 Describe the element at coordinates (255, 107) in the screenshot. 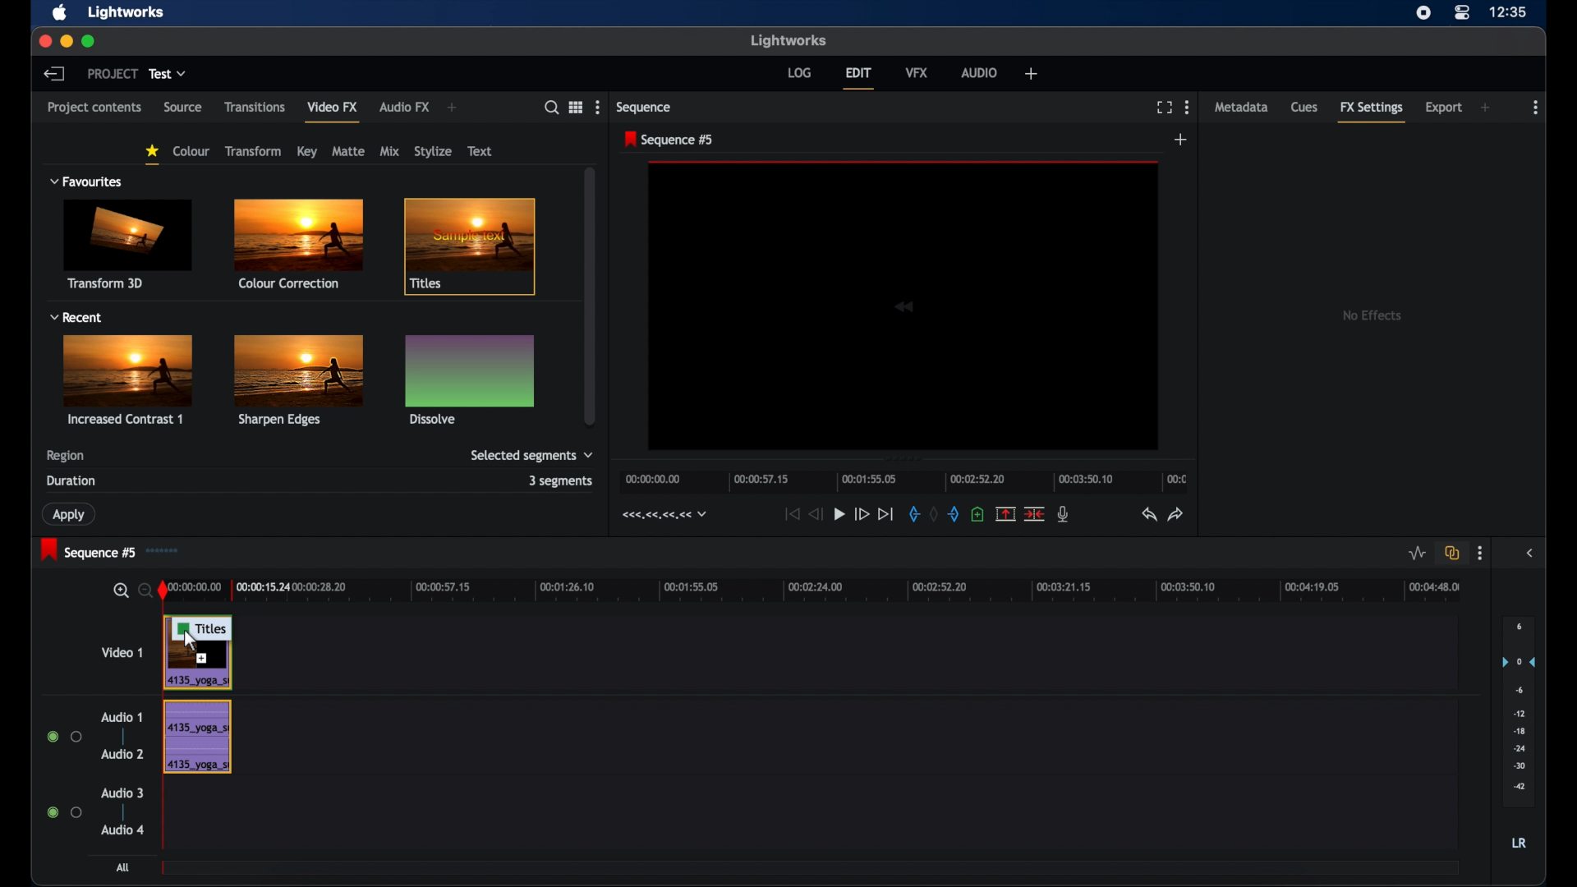

I see `transitions` at that location.